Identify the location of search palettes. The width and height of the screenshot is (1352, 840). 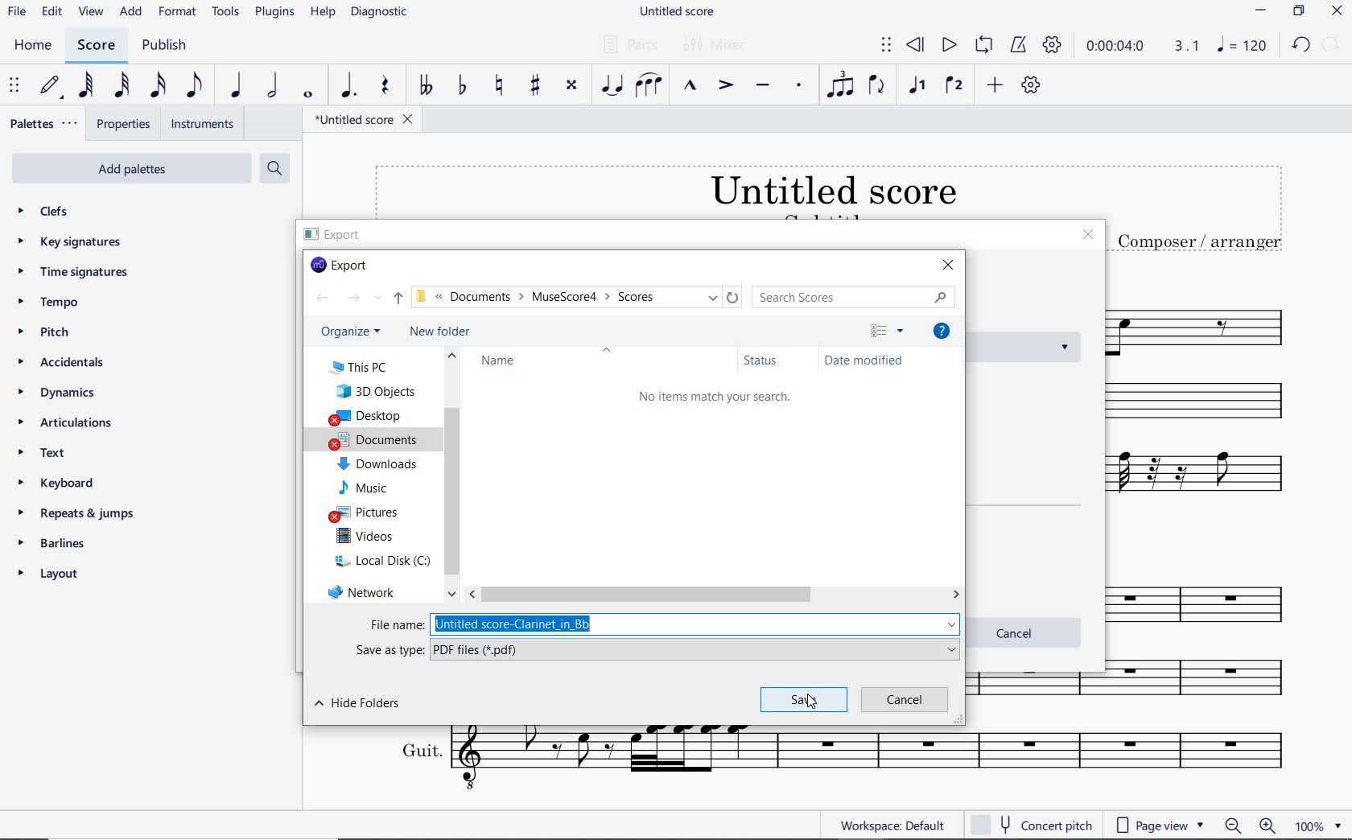
(274, 167).